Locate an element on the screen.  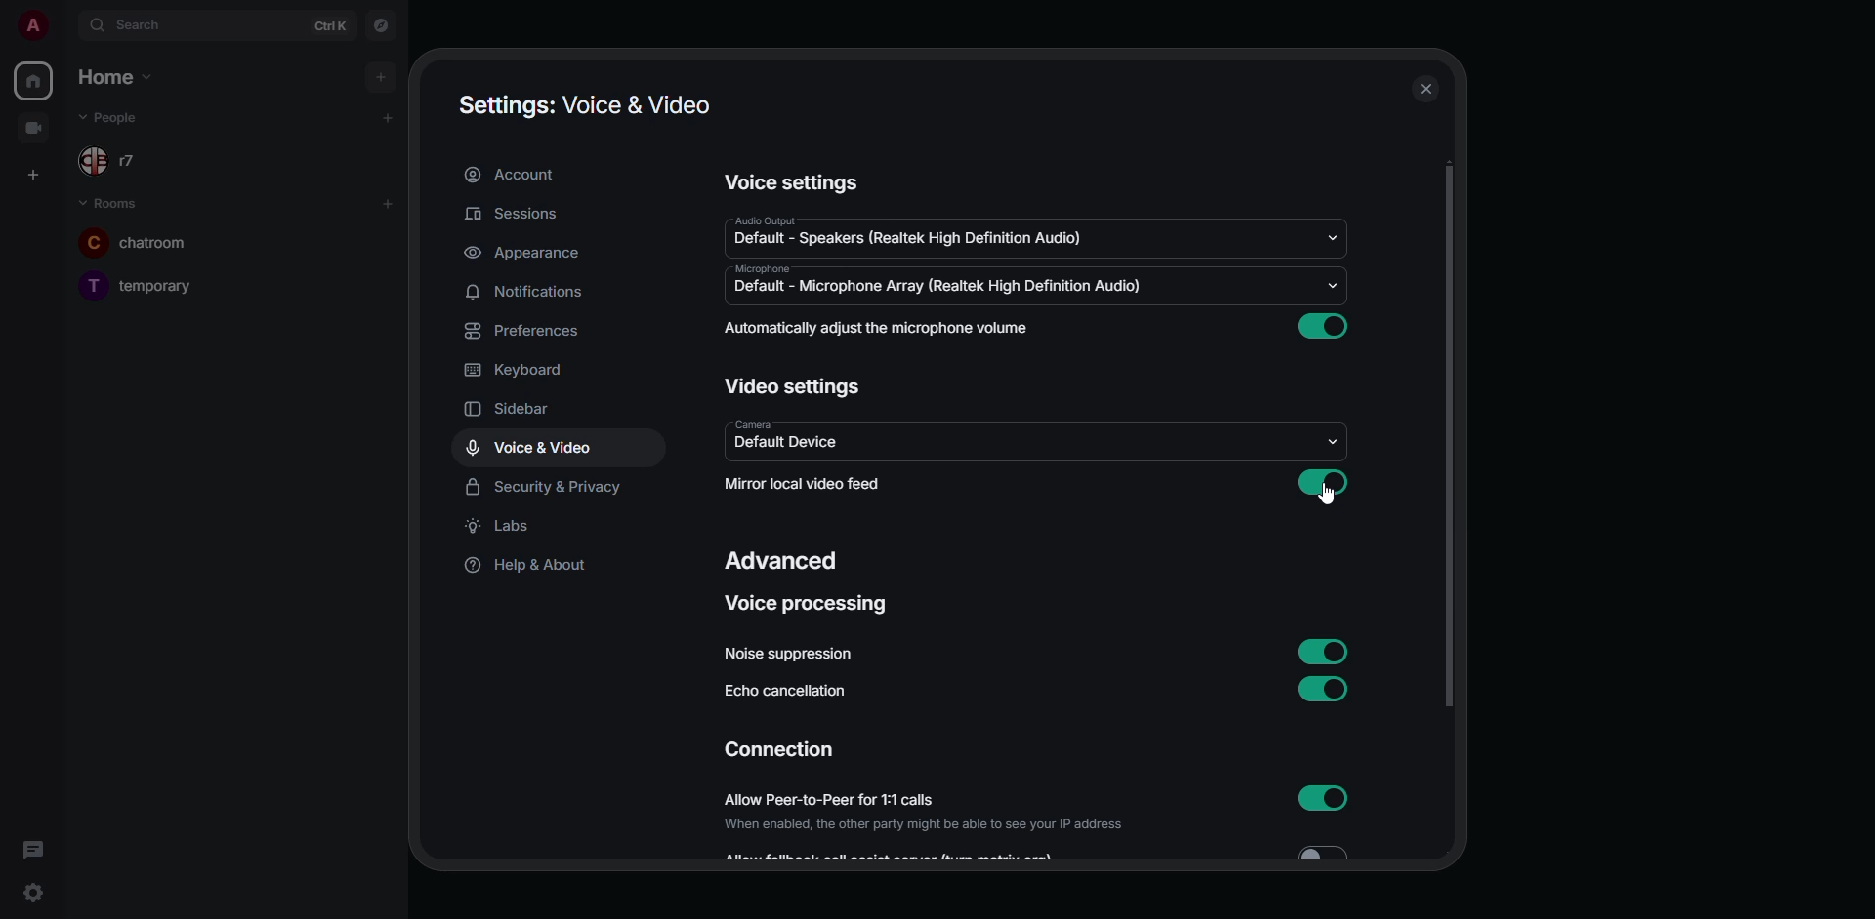
navigator is located at coordinates (383, 26).